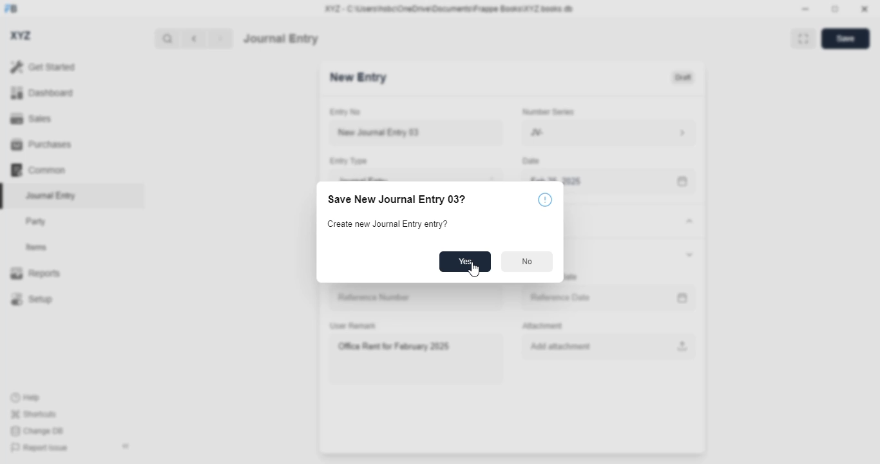 The image size is (880, 464). Describe the element at coordinates (687, 253) in the screenshot. I see `toggle expand/collapse` at that location.